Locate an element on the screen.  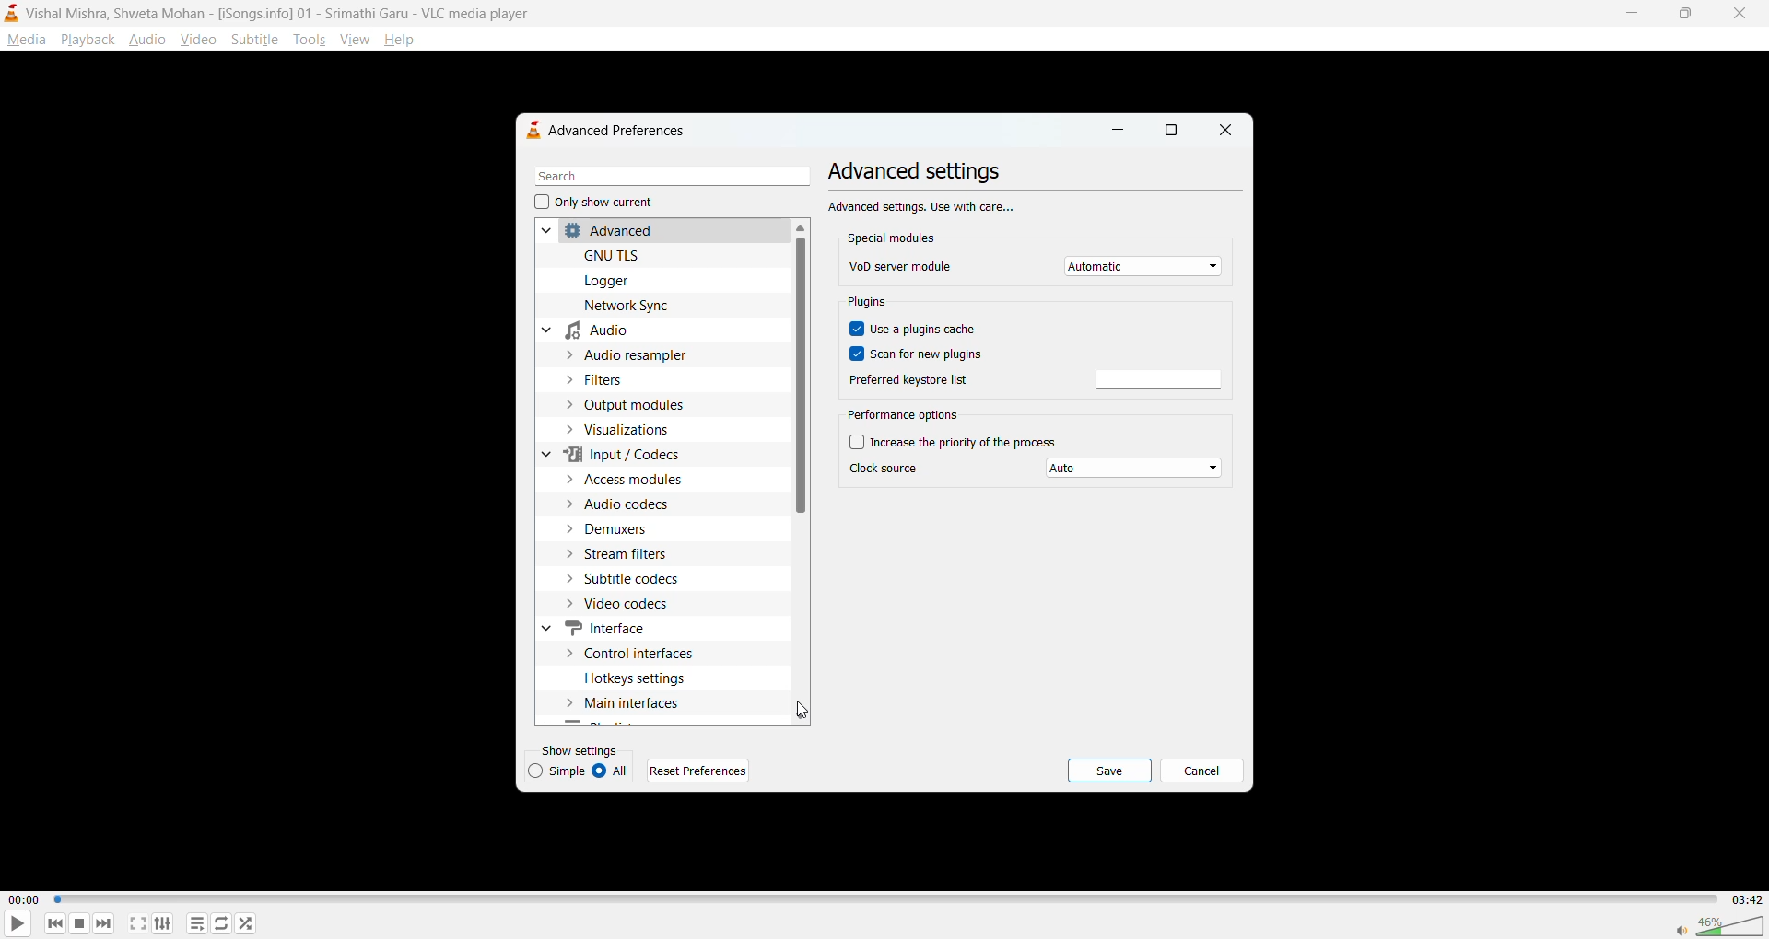
03:42 is located at coordinates (1743, 899).